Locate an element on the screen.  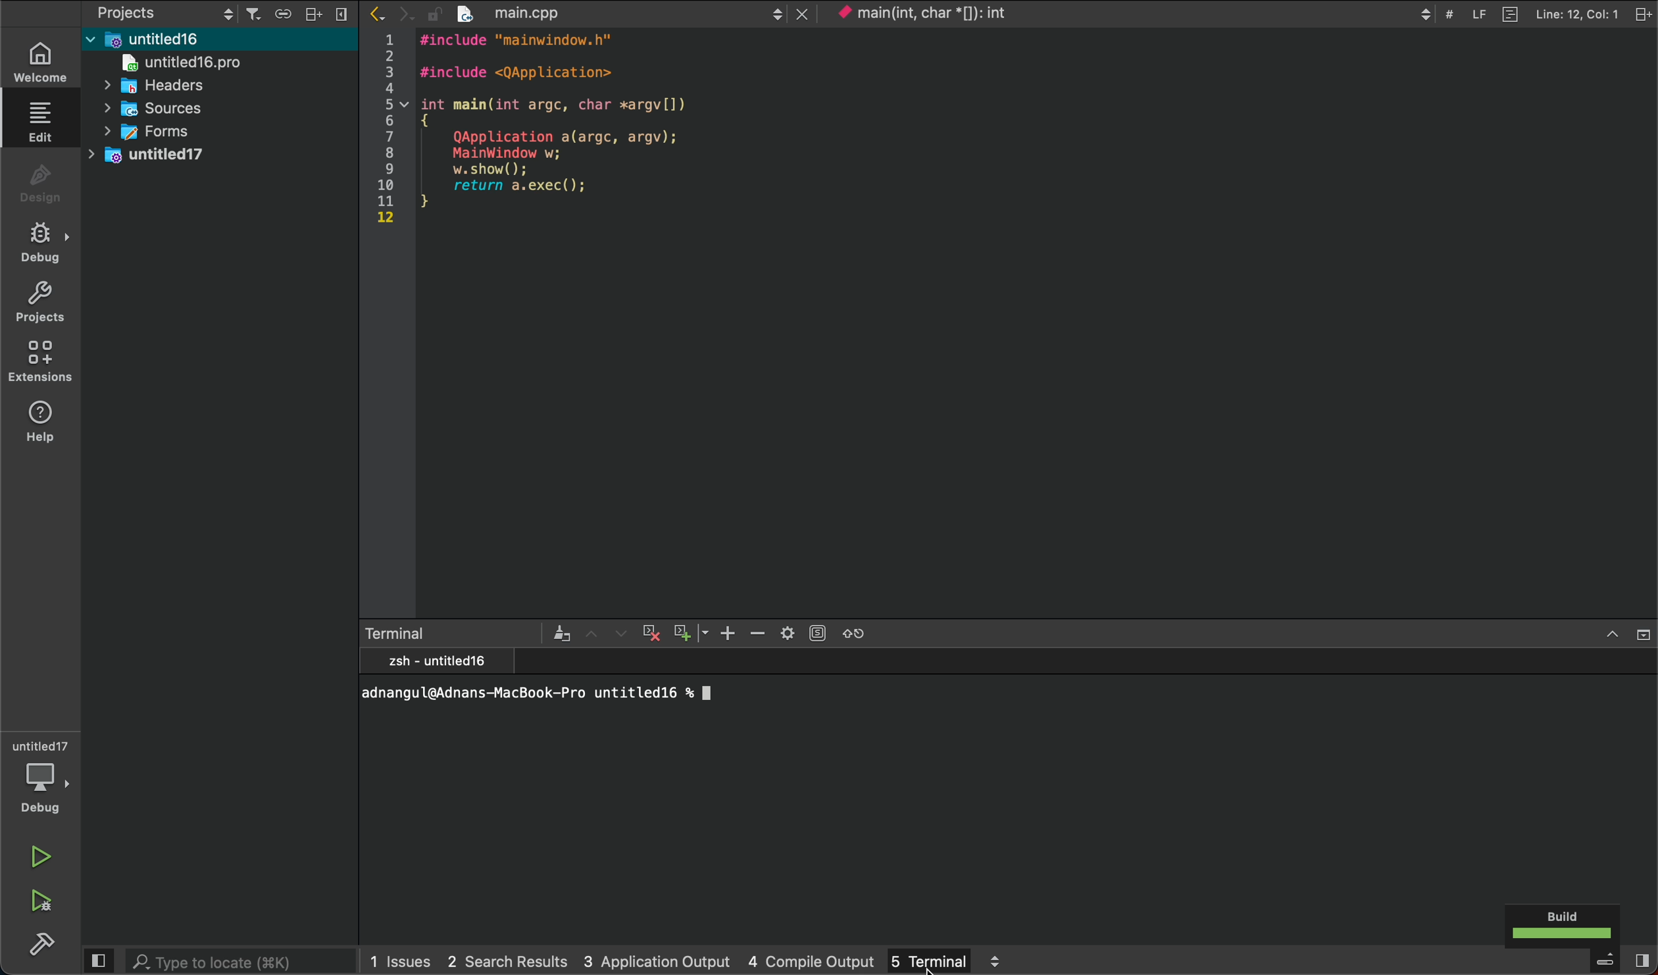
extensions is located at coordinates (39, 362).